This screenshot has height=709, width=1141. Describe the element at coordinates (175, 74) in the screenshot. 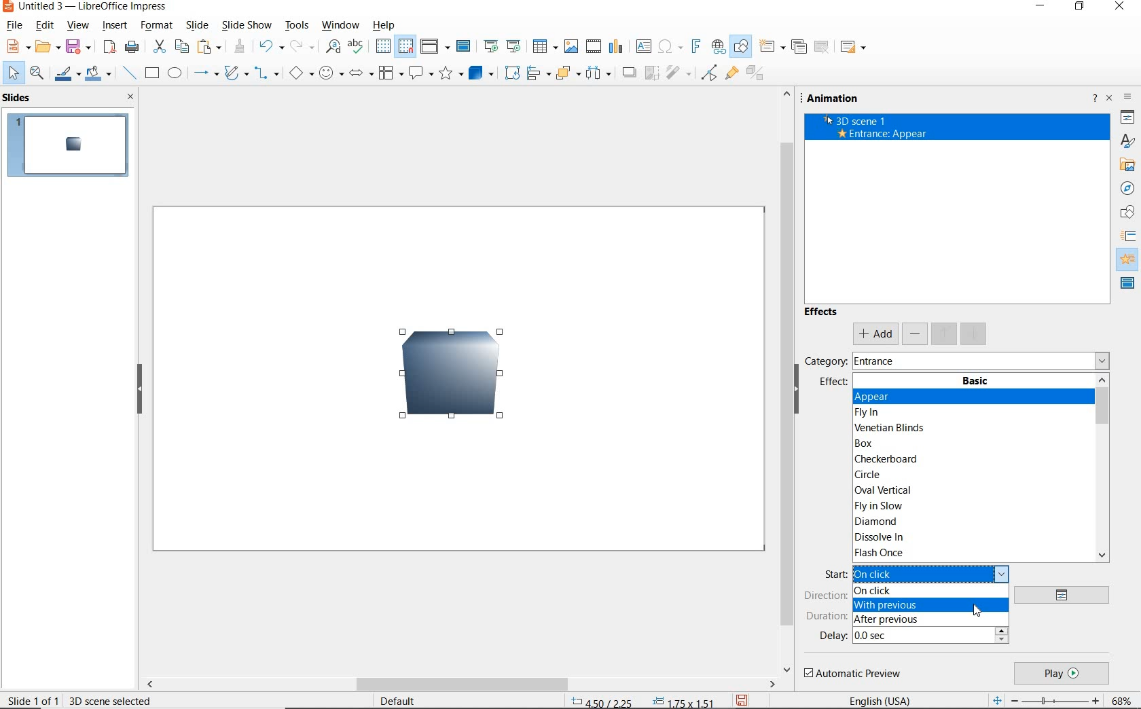

I see `ellipse` at that location.